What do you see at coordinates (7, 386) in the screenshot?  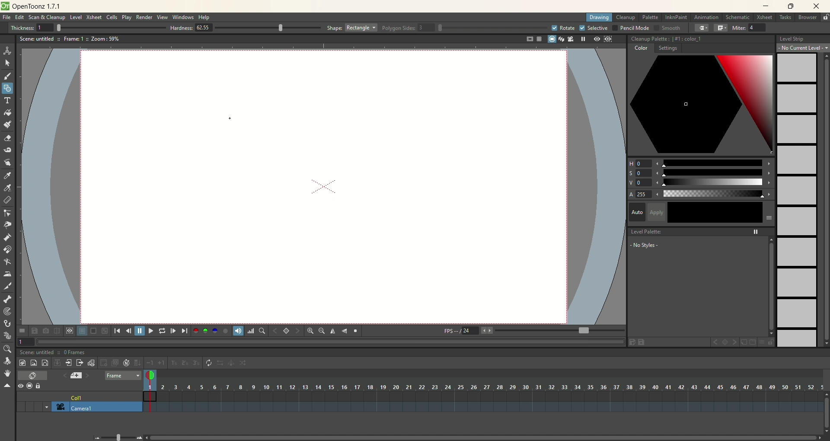 I see `collapse toolbar` at bounding box center [7, 386].